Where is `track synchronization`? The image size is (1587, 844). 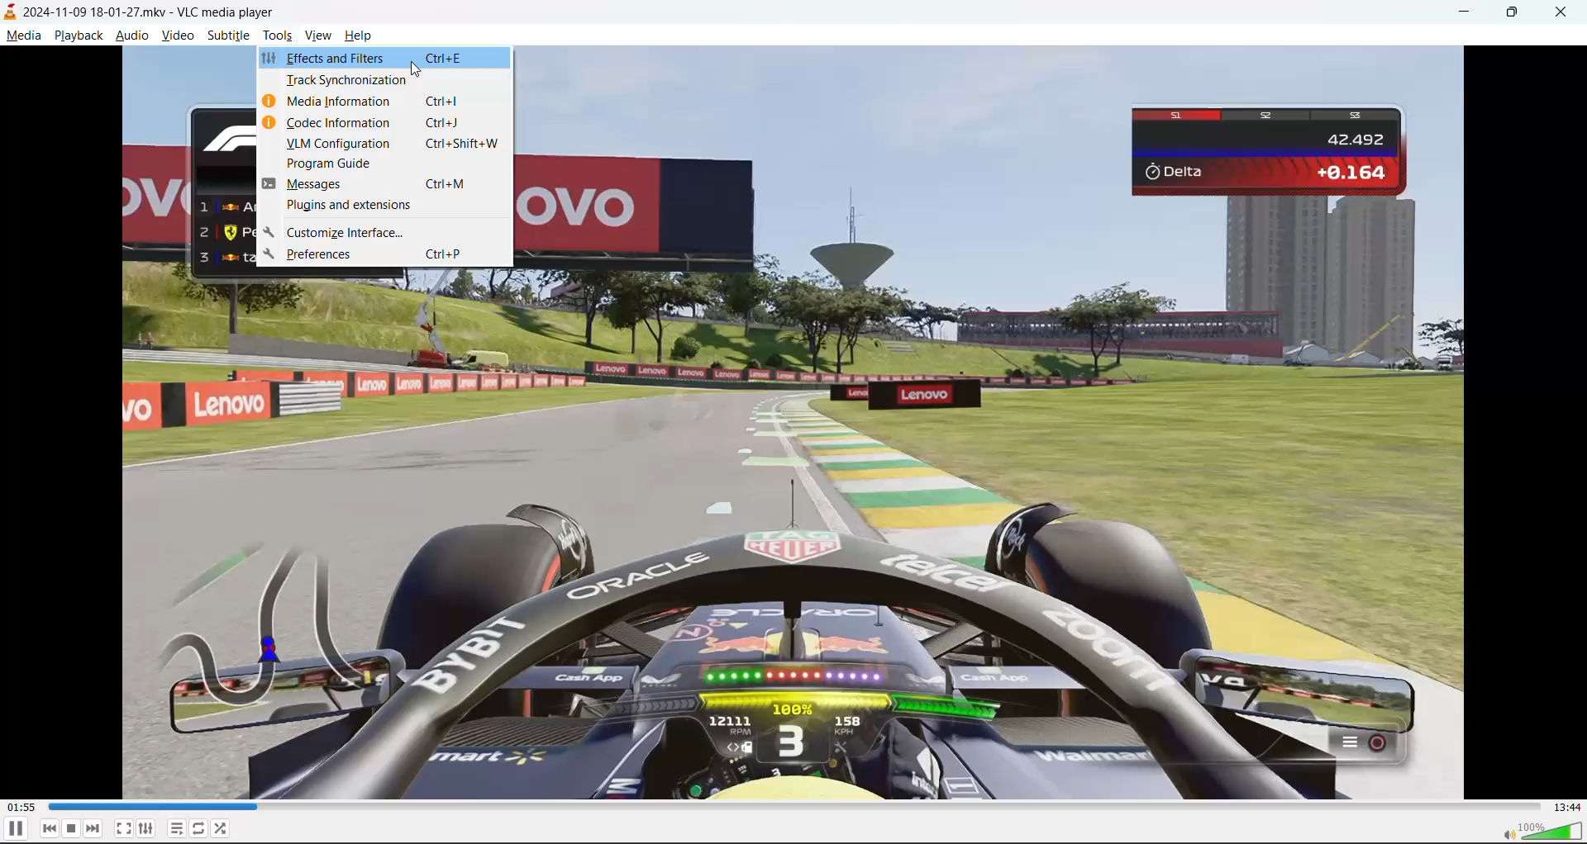
track synchronization is located at coordinates (384, 79).